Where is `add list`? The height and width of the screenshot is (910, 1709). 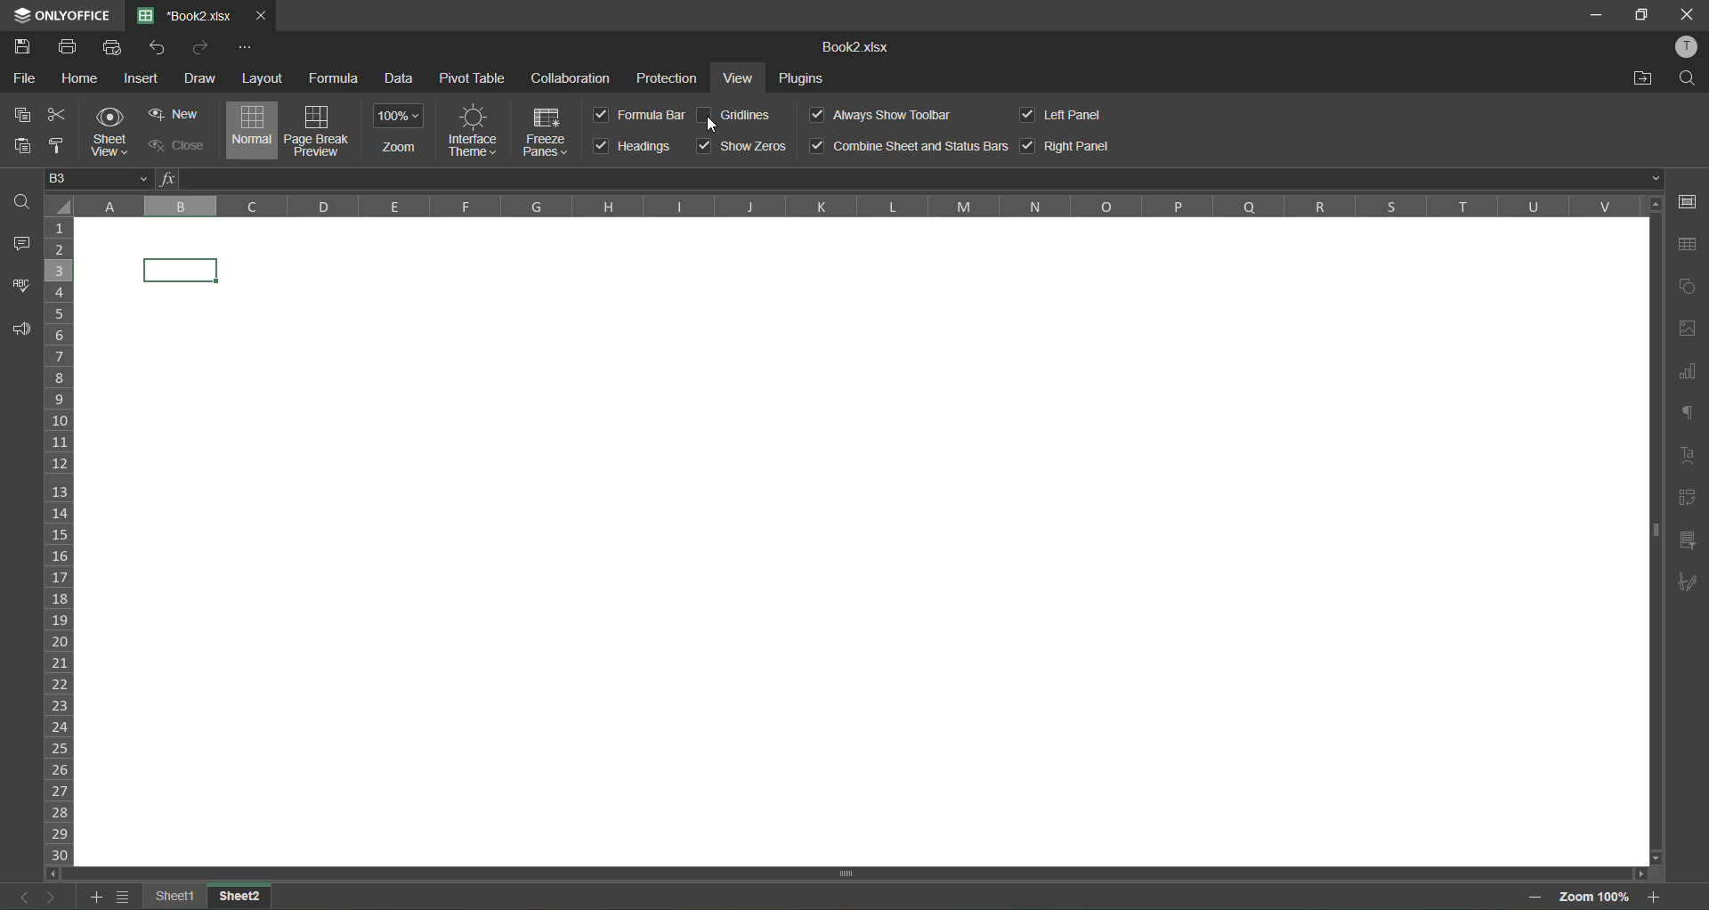
add list is located at coordinates (97, 900).